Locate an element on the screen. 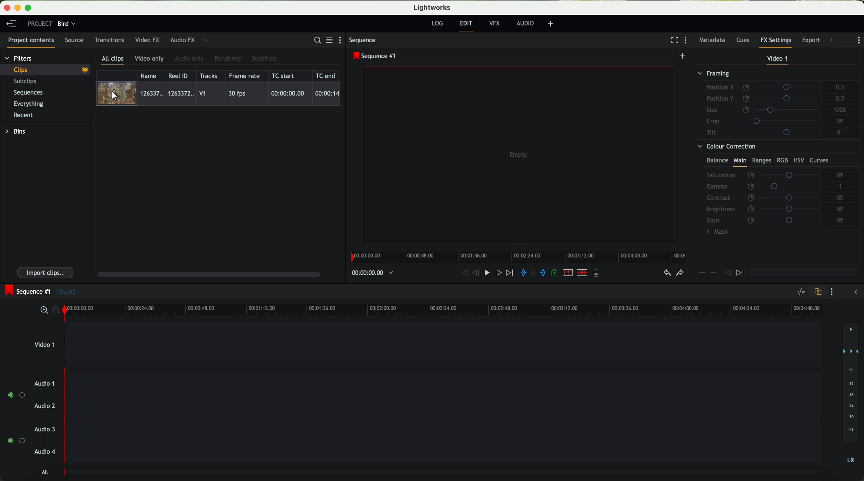 The width and height of the screenshot is (864, 481). clear marks is located at coordinates (534, 273).